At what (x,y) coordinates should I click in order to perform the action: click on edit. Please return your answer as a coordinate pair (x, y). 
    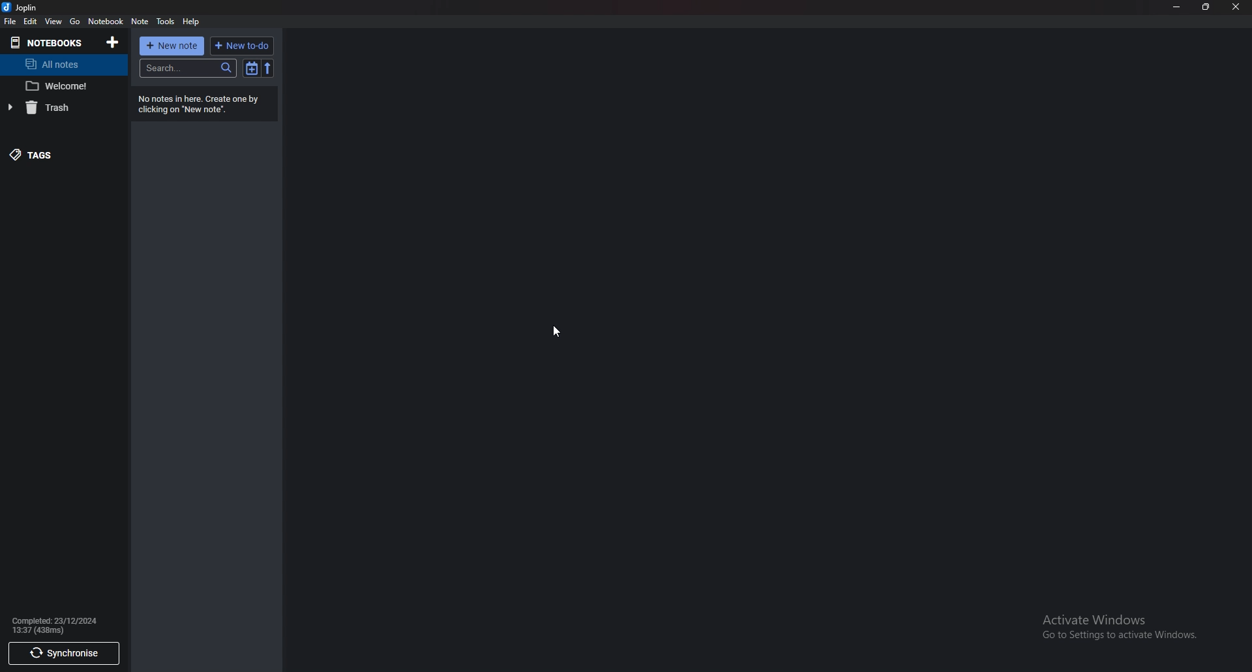
    Looking at the image, I should click on (31, 22).